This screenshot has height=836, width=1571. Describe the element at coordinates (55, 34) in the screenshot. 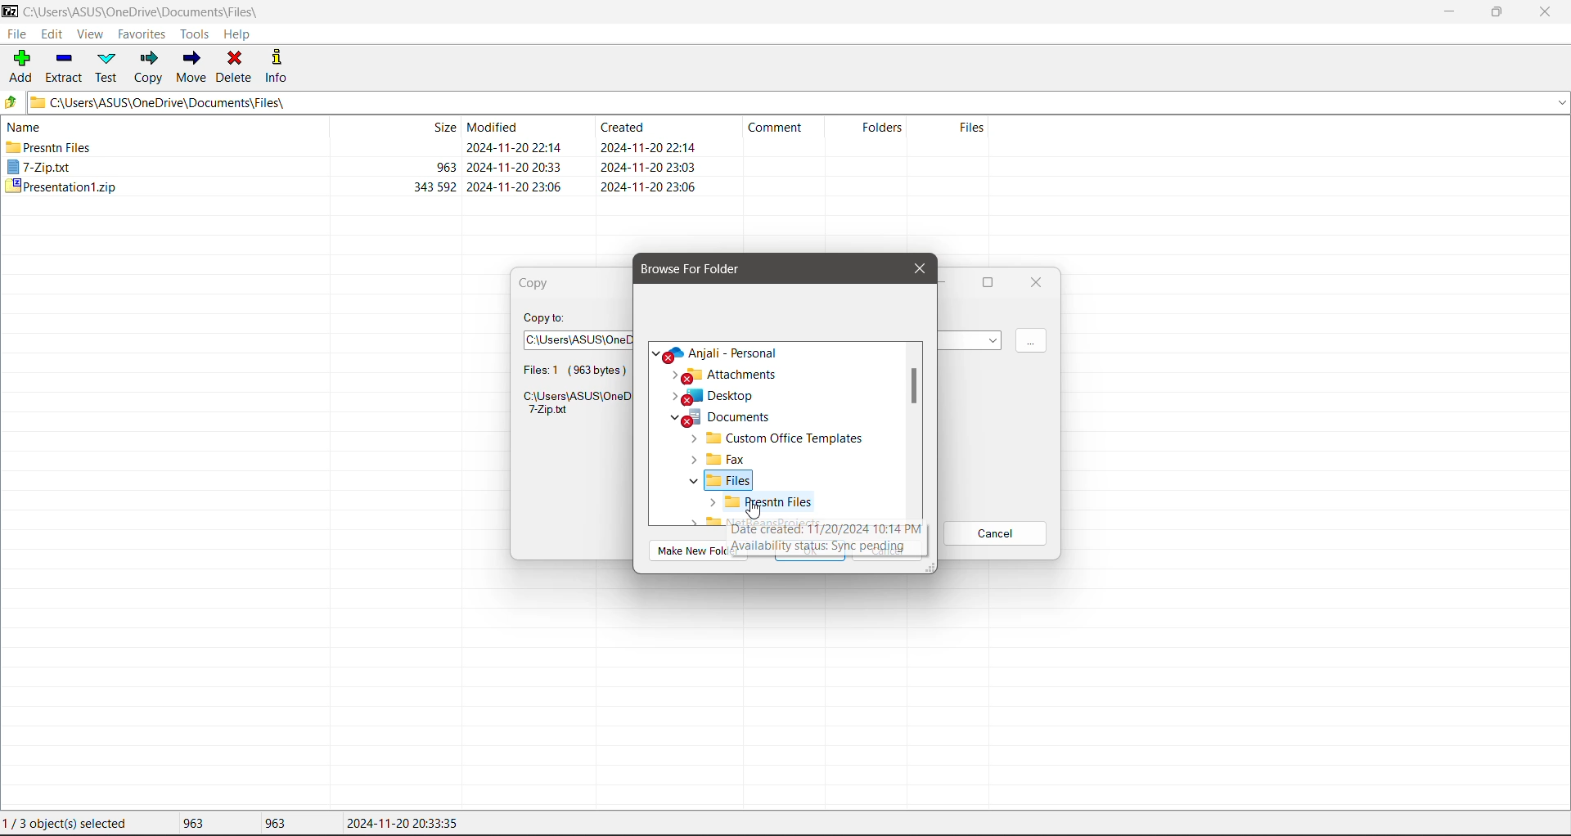

I see `Edit` at that location.